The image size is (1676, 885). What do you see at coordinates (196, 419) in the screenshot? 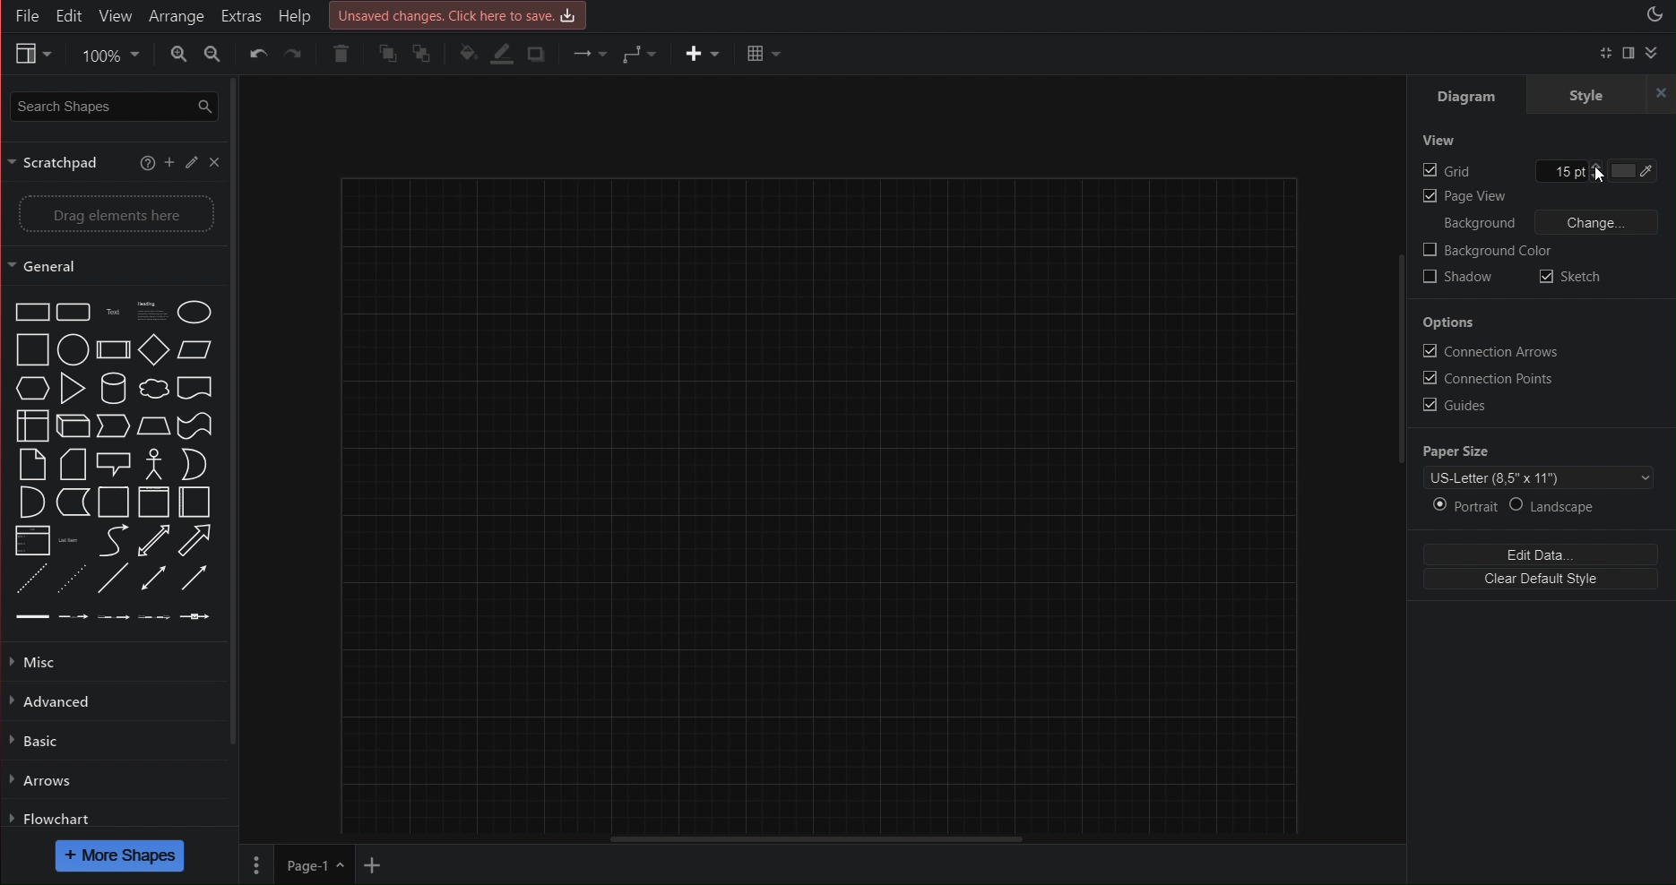
I see `` at bounding box center [196, 419].